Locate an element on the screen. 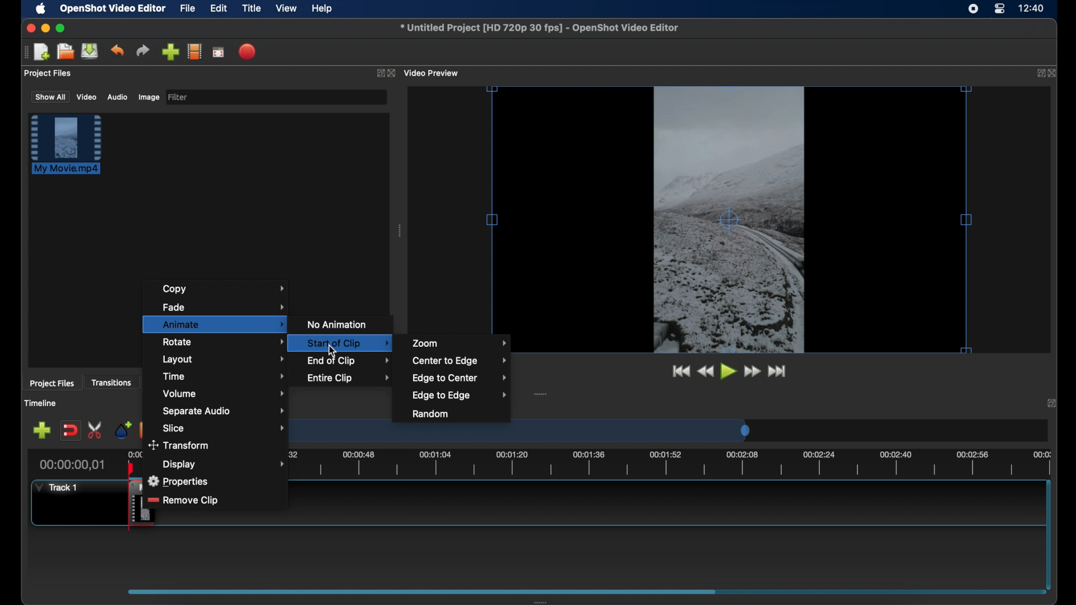 The image size is (1076, 605). zoom menu is located at coordinates (460, 343).